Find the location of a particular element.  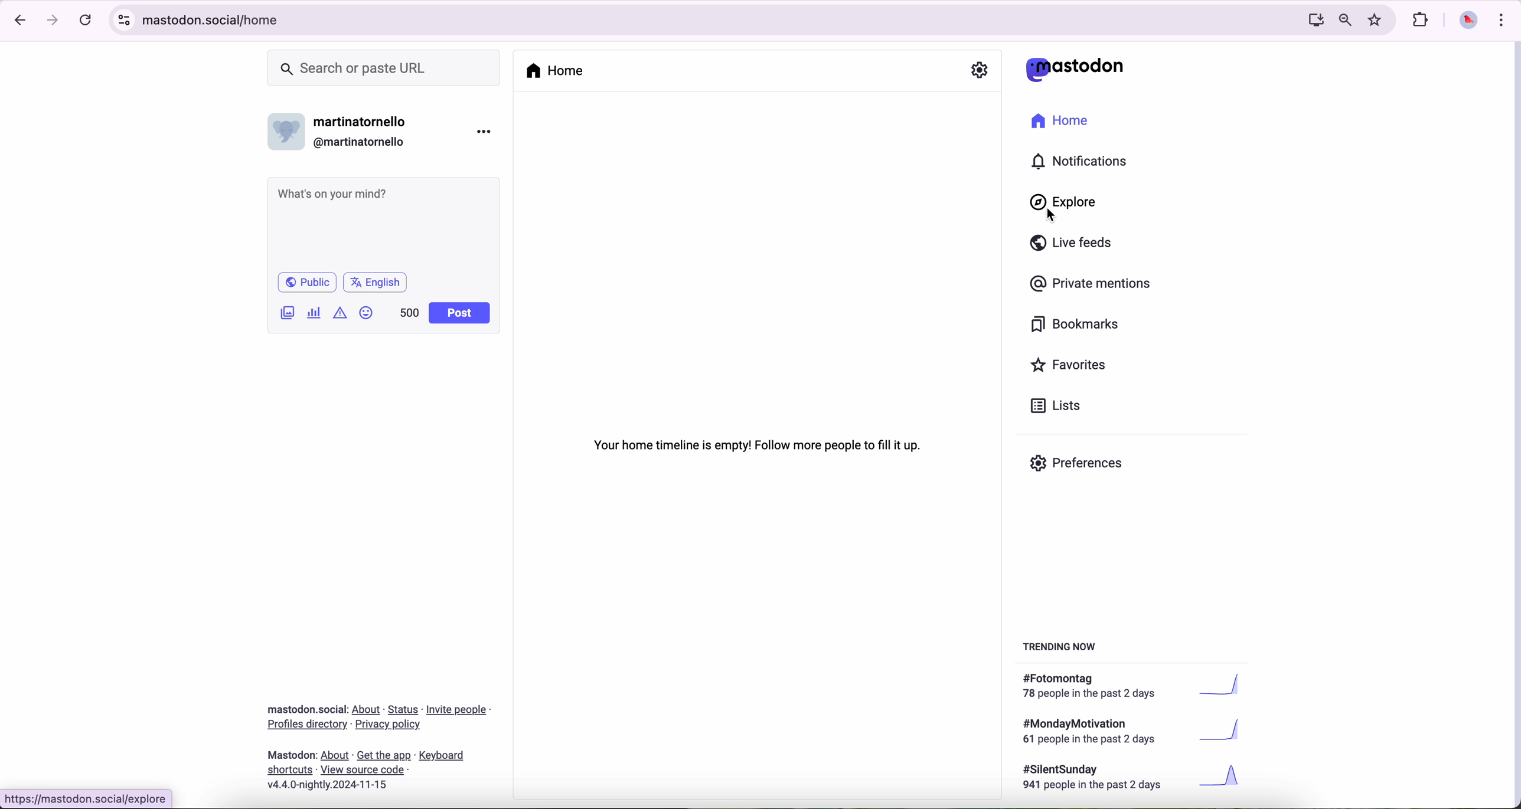

cursor is located at coordinates (1054, 215).